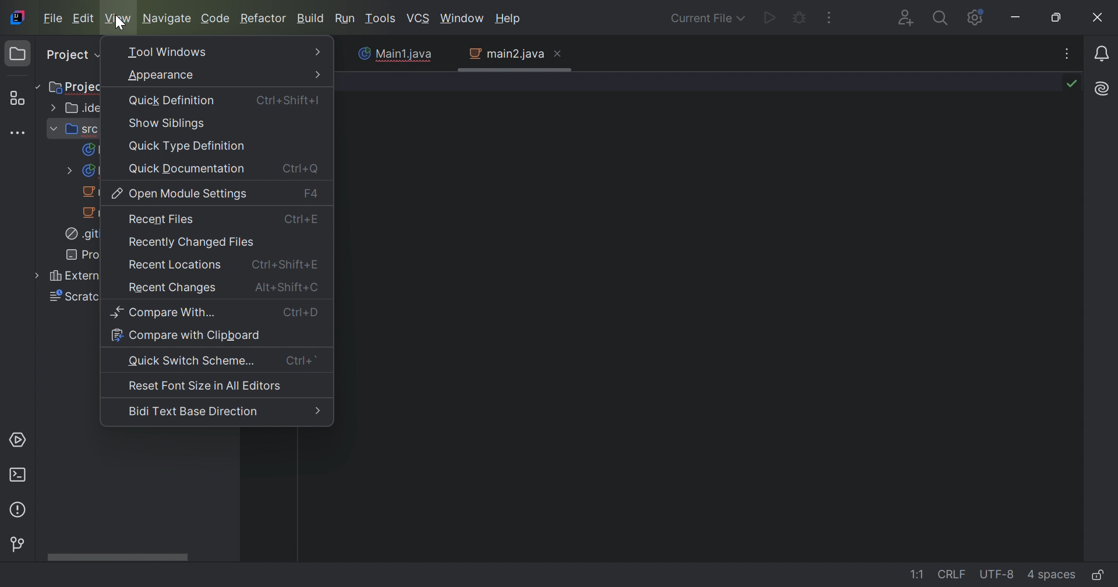 The height and width of the screenshot is (587, 1118). I want to click on Compare with clipboard, so click(185, 335).